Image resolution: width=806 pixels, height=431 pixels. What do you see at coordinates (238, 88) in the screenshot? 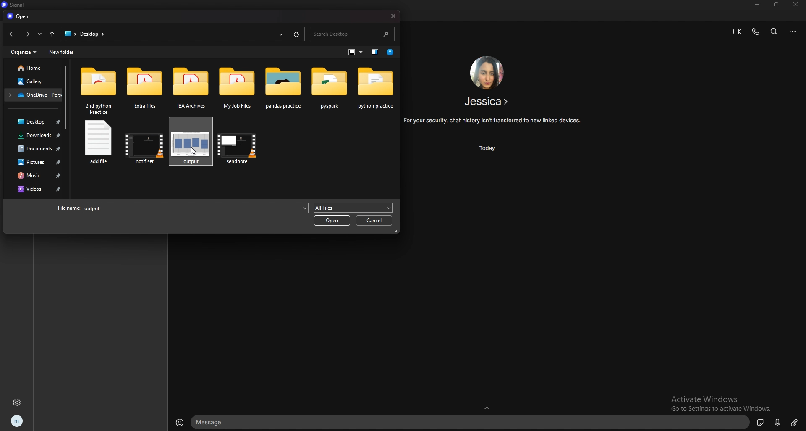
I see `folder` at bounding box center [238, 88].